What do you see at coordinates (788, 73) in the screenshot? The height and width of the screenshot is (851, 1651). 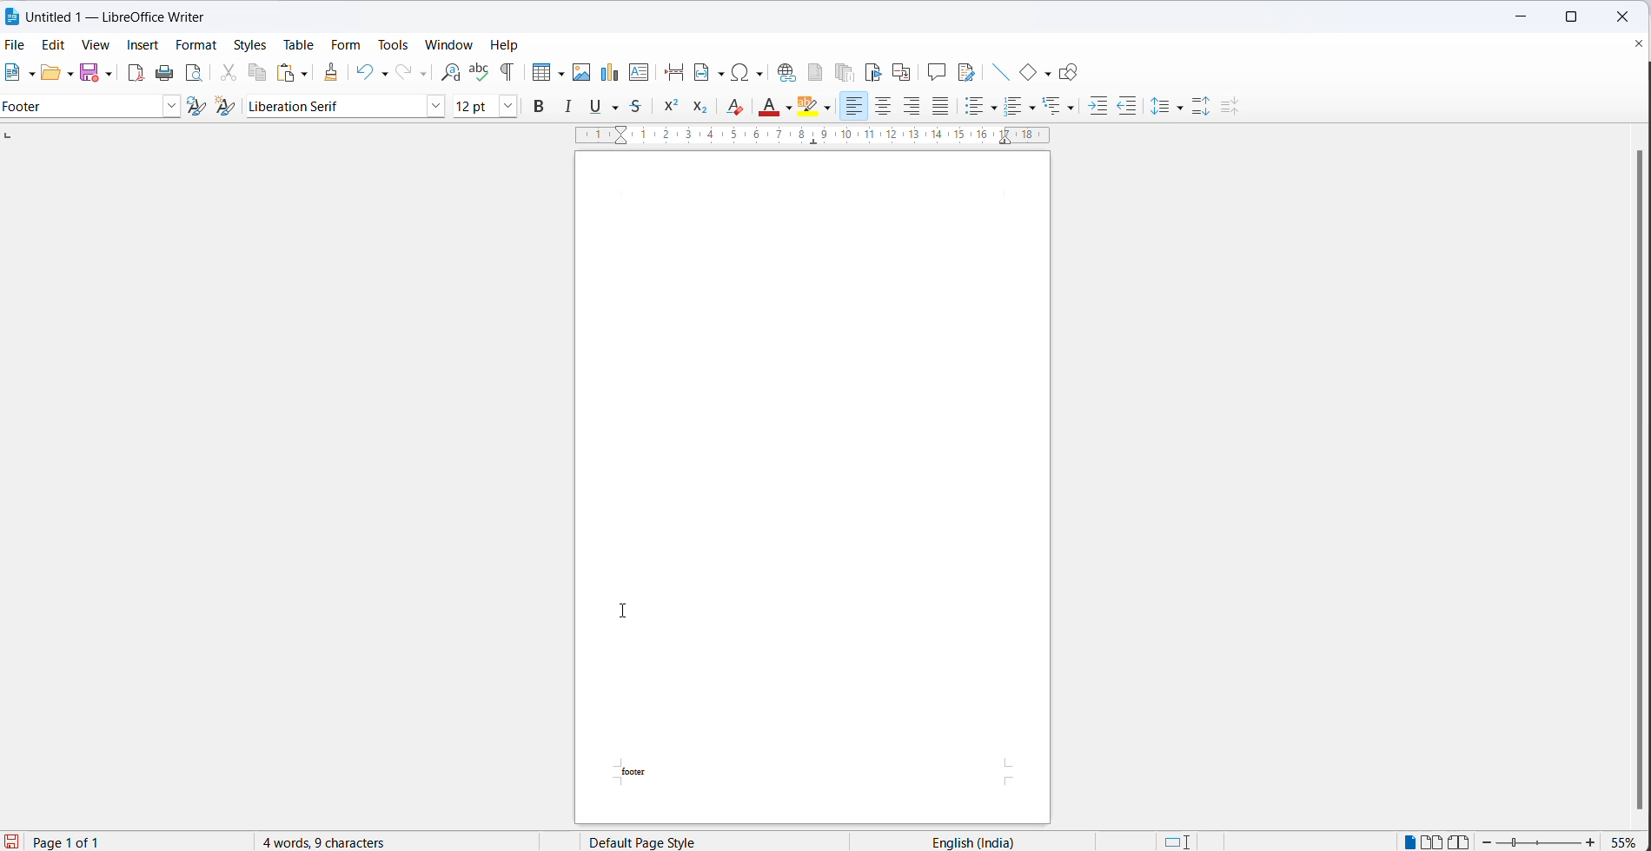 I see `insert hyperlinks` at bounding box center [788, 73].